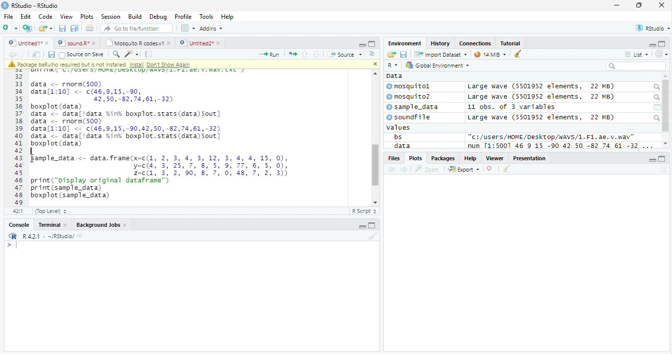 The image size is (672, 354). Describe the element at coordinates (444, 158) in the screenshot. I see `Packages` at that location.